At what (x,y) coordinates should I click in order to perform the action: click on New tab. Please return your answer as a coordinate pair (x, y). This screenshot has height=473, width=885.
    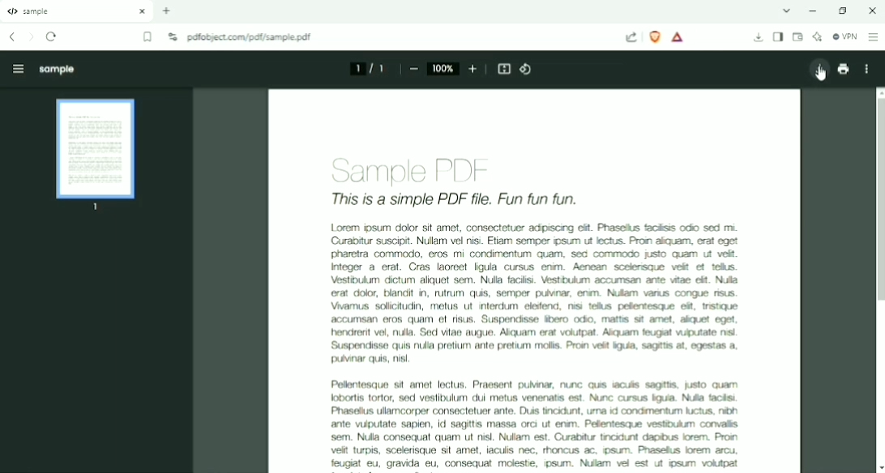
    Looking at the image, I should click on (167, 11).